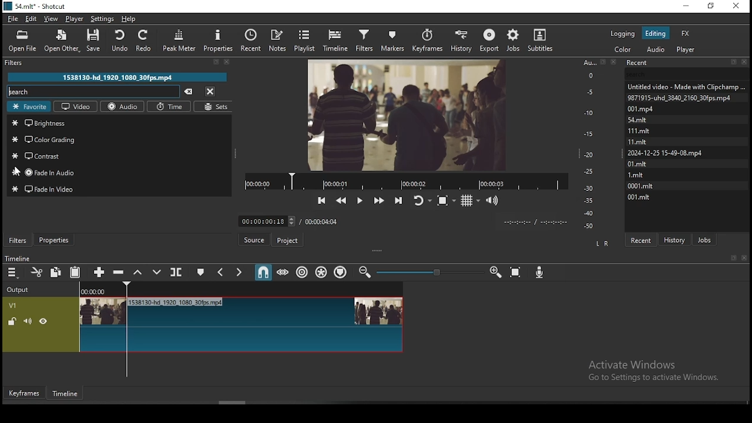  What do you see at coordinates (711, 6) in the screenshot?
I see `restore` at bounding box center [711, 6].